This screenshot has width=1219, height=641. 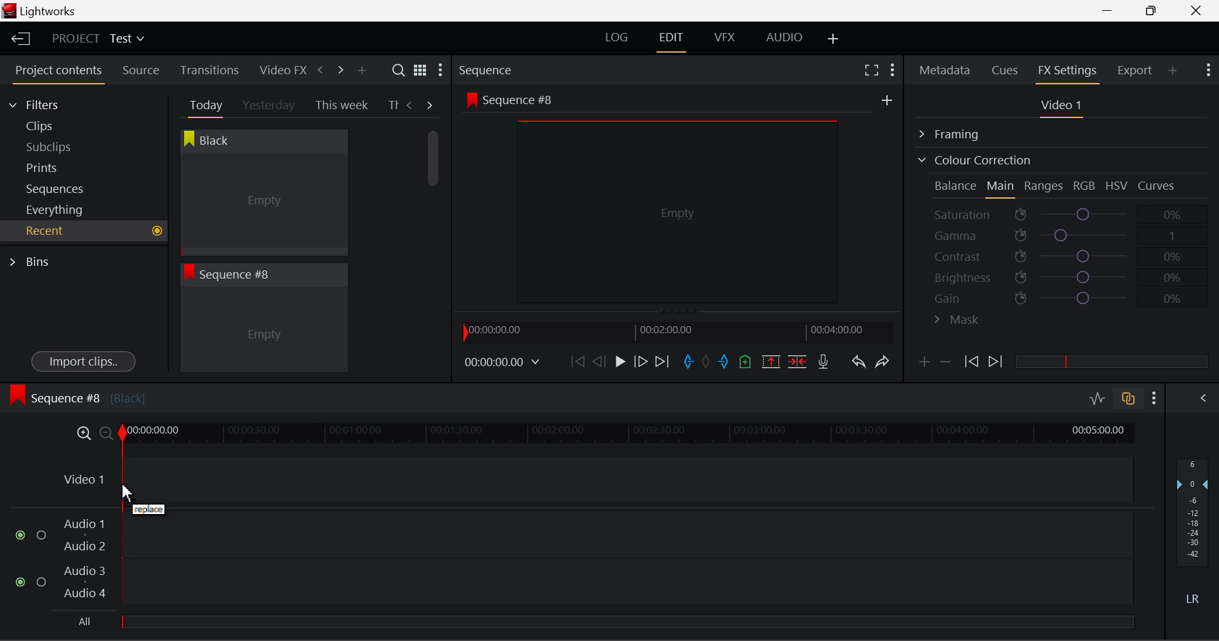 What do you see at coordinates (434, 241) in the screenshot?
I see `Scroll Bar` at bounding box center [434, 241].